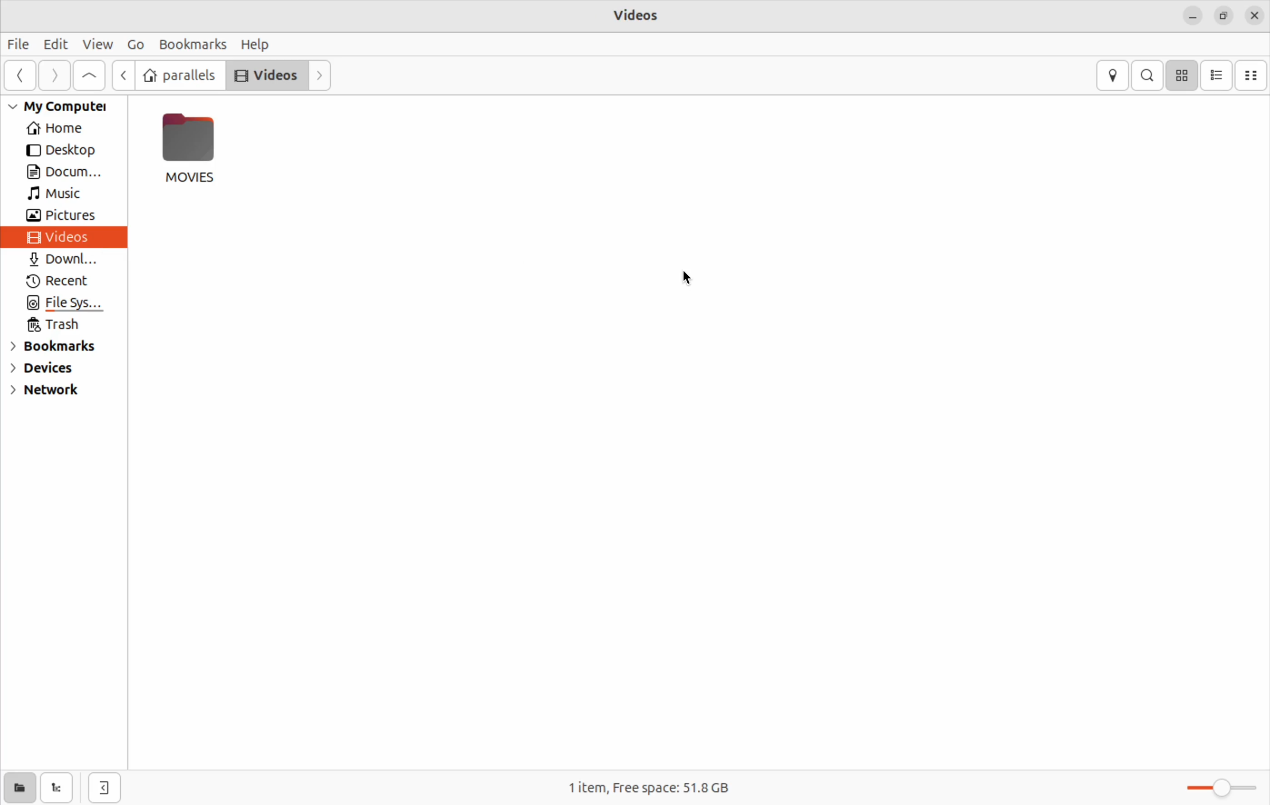 The image size is (1270, 805). I want to click on Videos, so click(64, 237).